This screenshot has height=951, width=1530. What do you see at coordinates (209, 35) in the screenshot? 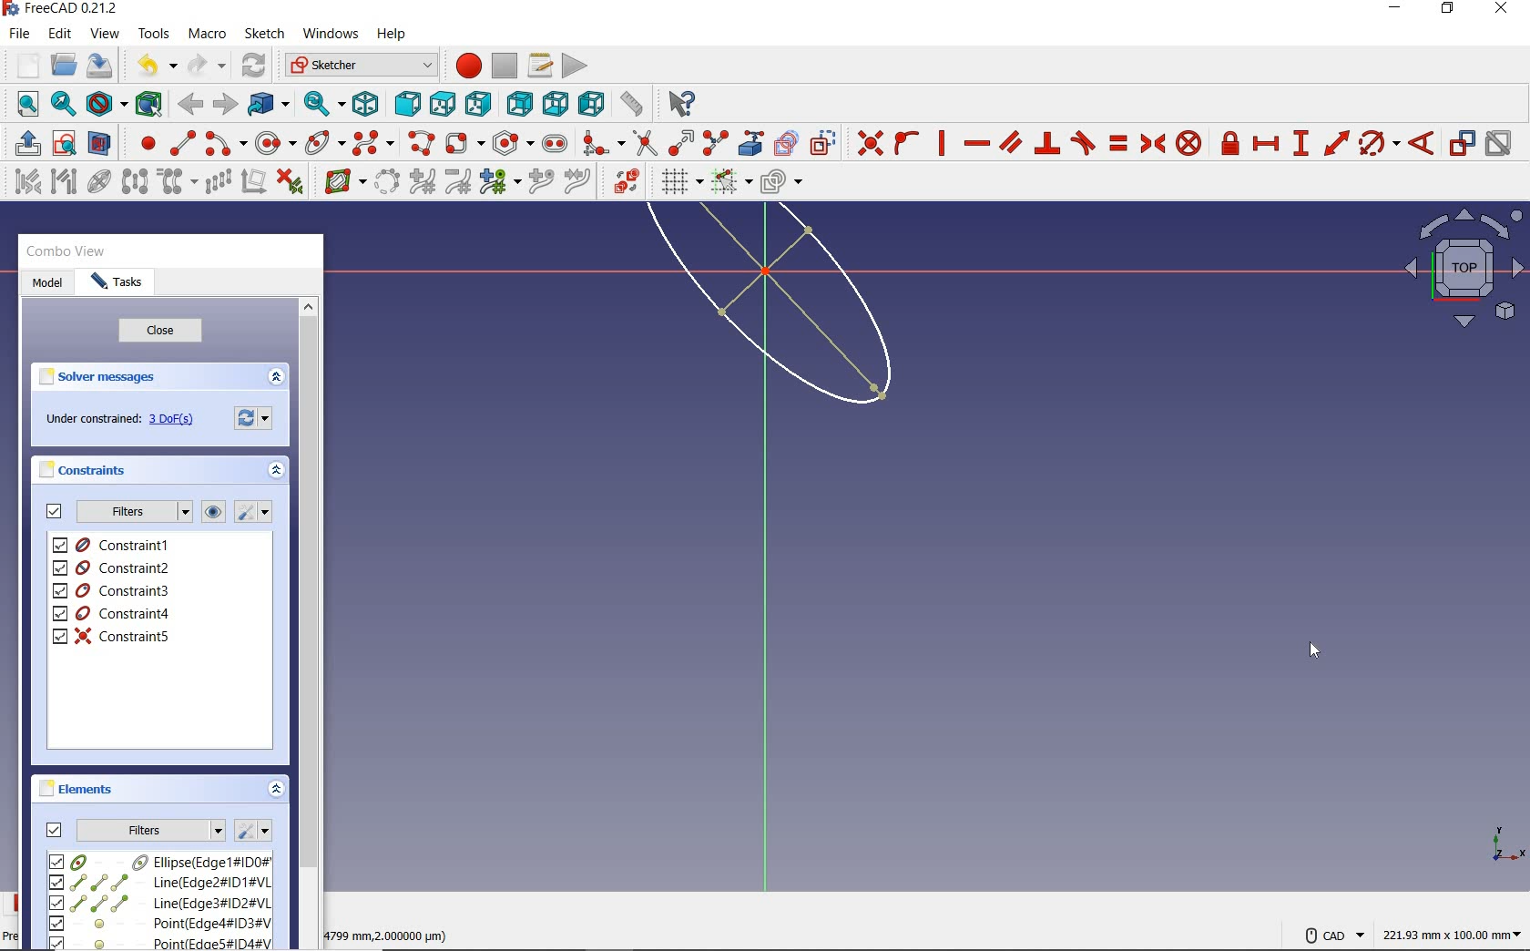
I see `macro` at bounding box center [209, 35].